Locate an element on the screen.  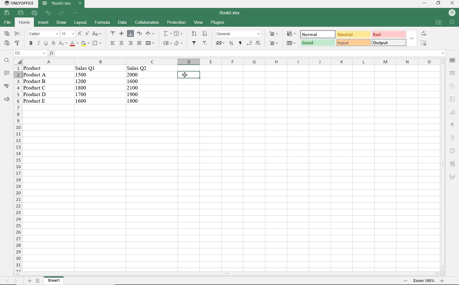
cut is located at coordinates (18, 33).